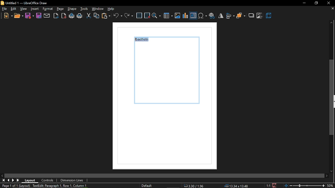 The image size is (335, 188). What do you see at coordinates (72, 9) in the screenshot?
I see `page` at bounding box center [72, 9].